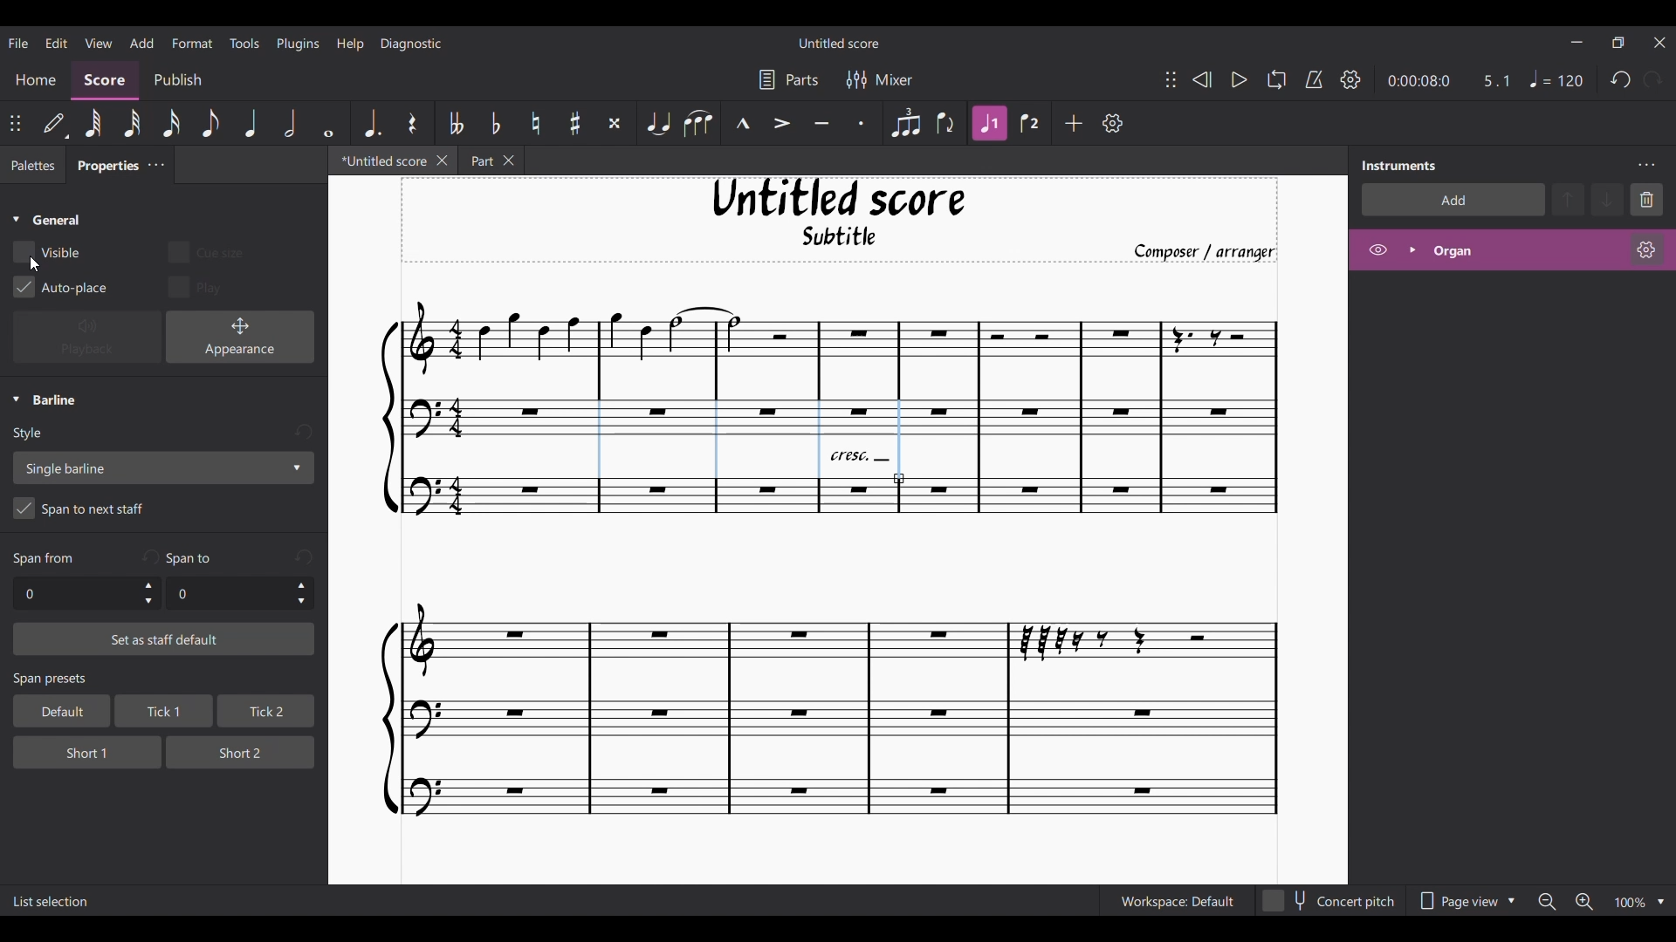 Image resolution: width=1676 pixels, height=942 pixels. I want to click on Add instrument, so click(1453, 199).